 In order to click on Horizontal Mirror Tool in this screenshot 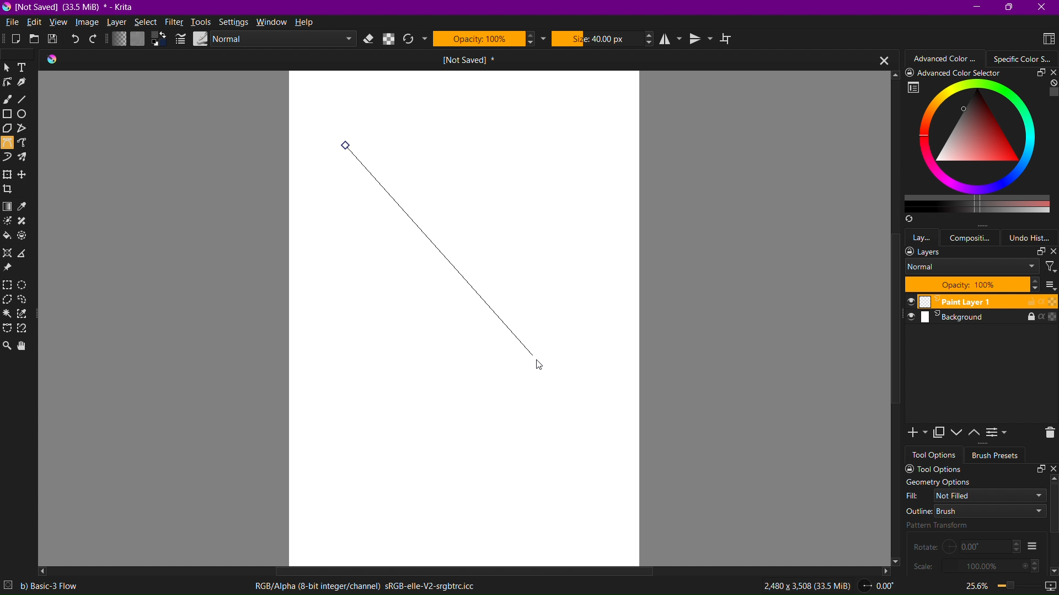, I will do `click(672, 39)`.